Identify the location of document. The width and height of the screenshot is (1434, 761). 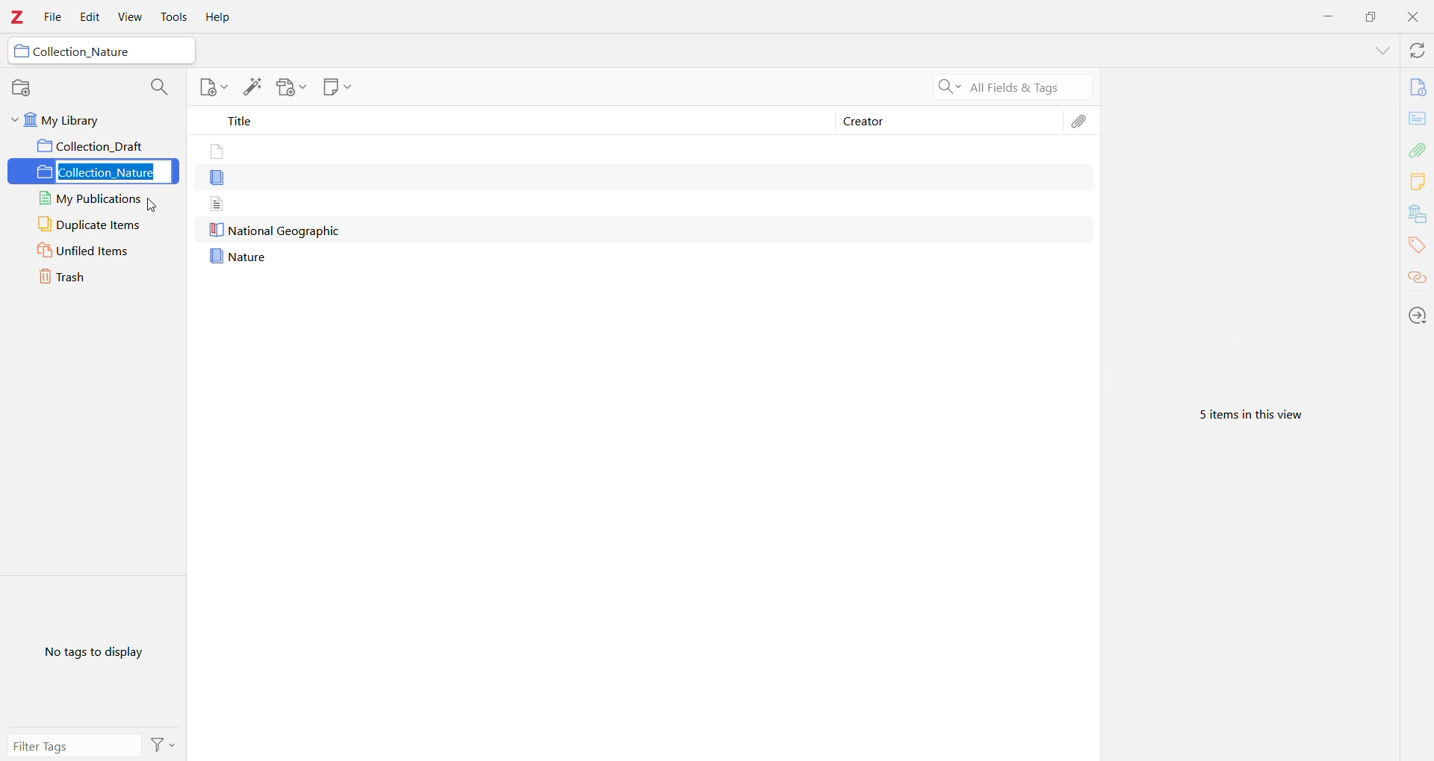
(224, 176).